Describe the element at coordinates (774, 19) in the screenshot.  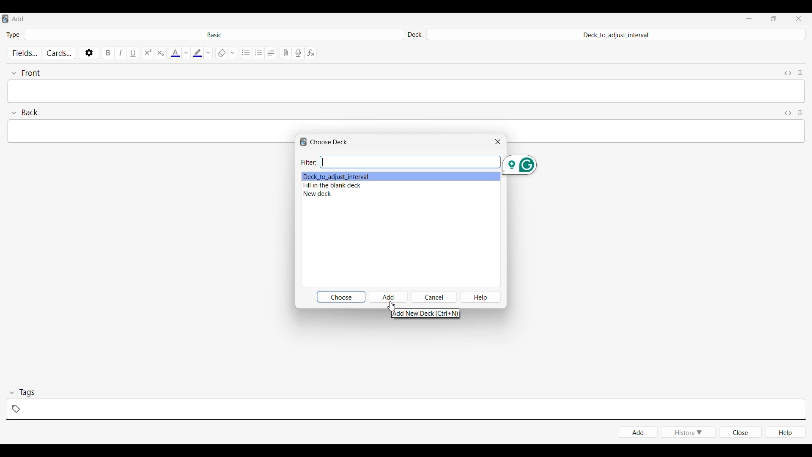
I see `Show interface in smaller tab` at that location.